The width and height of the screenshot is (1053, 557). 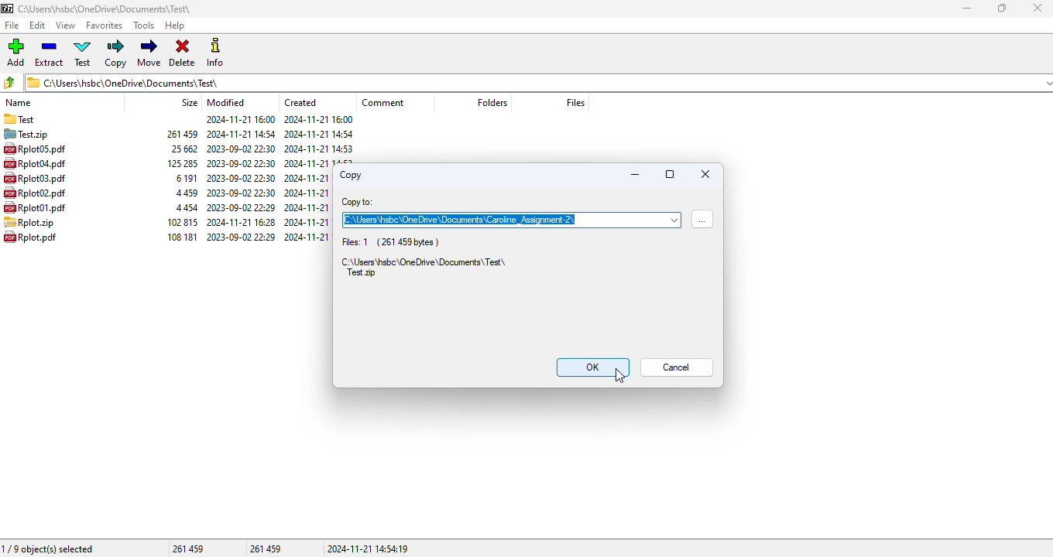 What do you see at coordinates (8, 9) in the screenshot?
I see `logo` at bounding box center [8, 9].